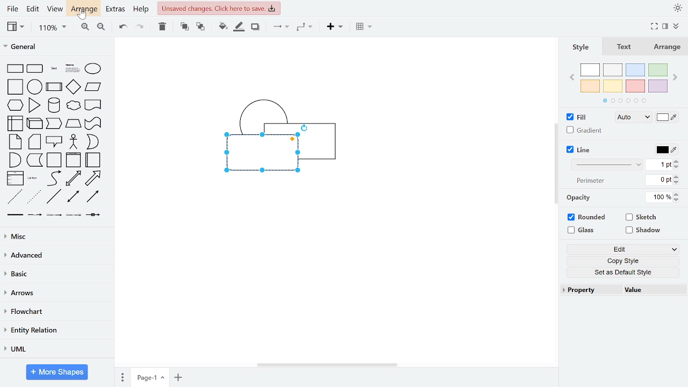  What do you see at coordinates (57, 274) in the screenshot?
I see `basic` at bounding box center [57, 274].